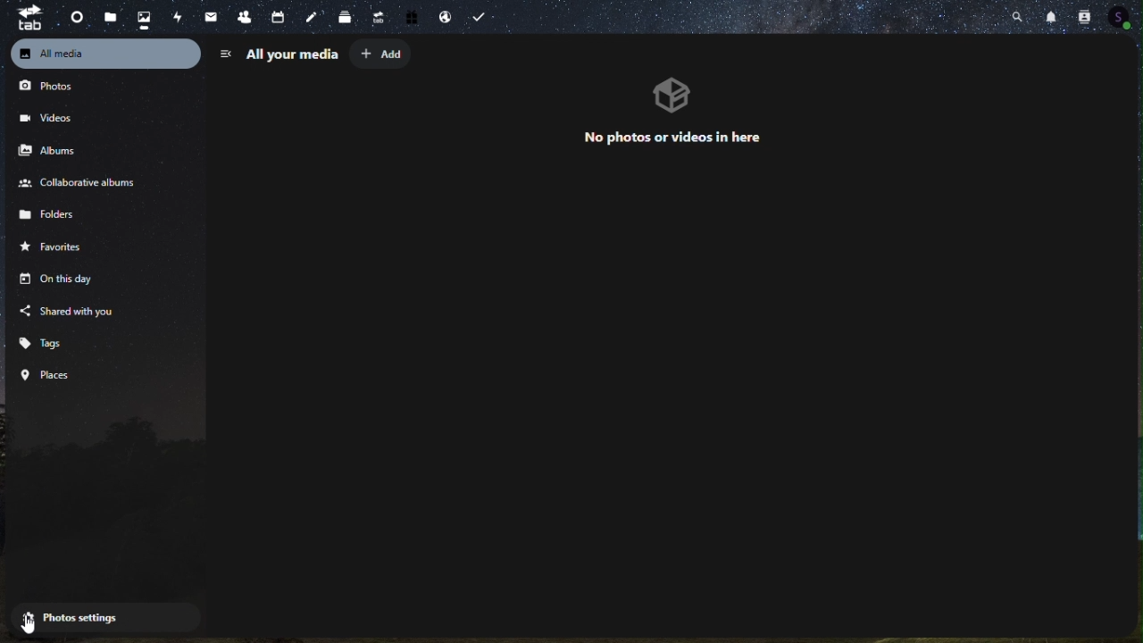 The image size is (1143, 643). Describe the element at coordinates (342, 18) in the screenshot. I see `Deck` at that location.